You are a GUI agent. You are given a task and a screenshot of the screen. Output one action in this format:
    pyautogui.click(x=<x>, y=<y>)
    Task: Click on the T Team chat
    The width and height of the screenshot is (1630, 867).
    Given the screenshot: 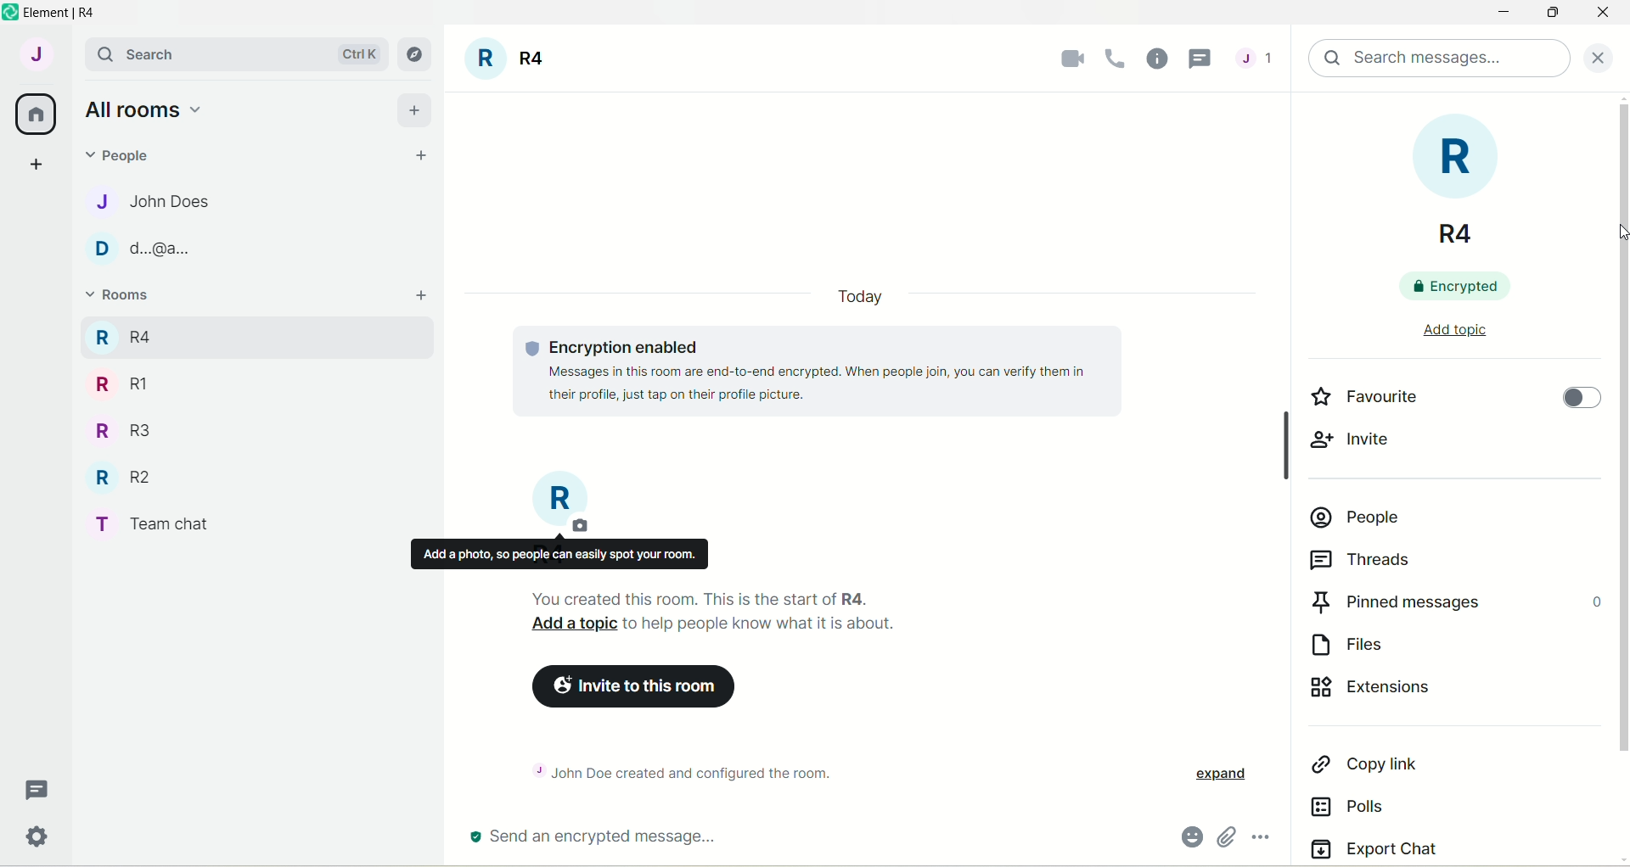 What is the action you would take?
    pyautogui.click(x=162, y=521)
    